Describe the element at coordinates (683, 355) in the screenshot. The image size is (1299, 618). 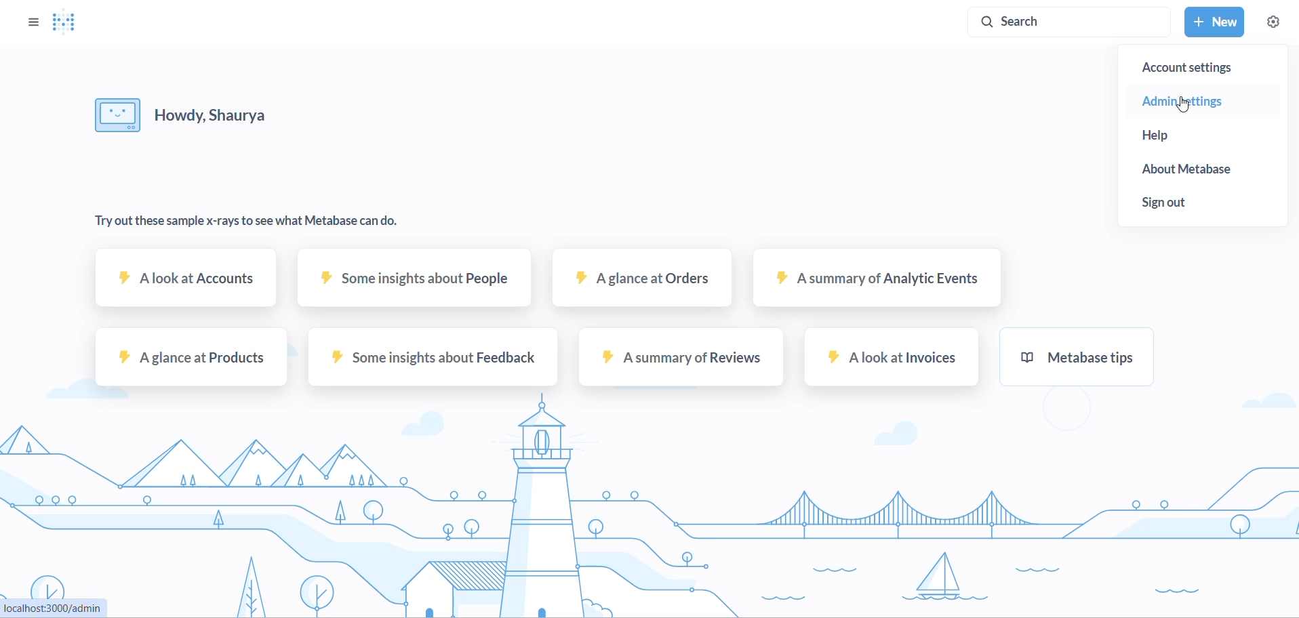
I see `A summary of reviews sample` at that location.